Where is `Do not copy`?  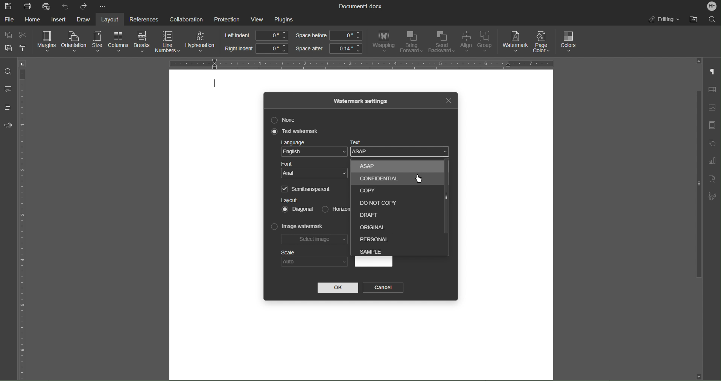 Do not copy is located at coordinates (374, 201).